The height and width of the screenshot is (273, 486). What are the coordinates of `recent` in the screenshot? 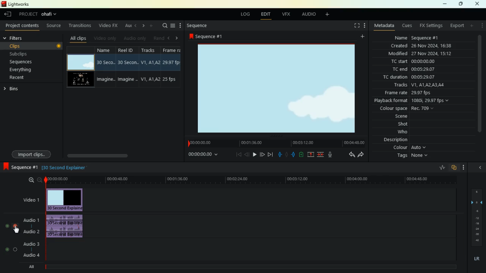 It's located at (18, 77).